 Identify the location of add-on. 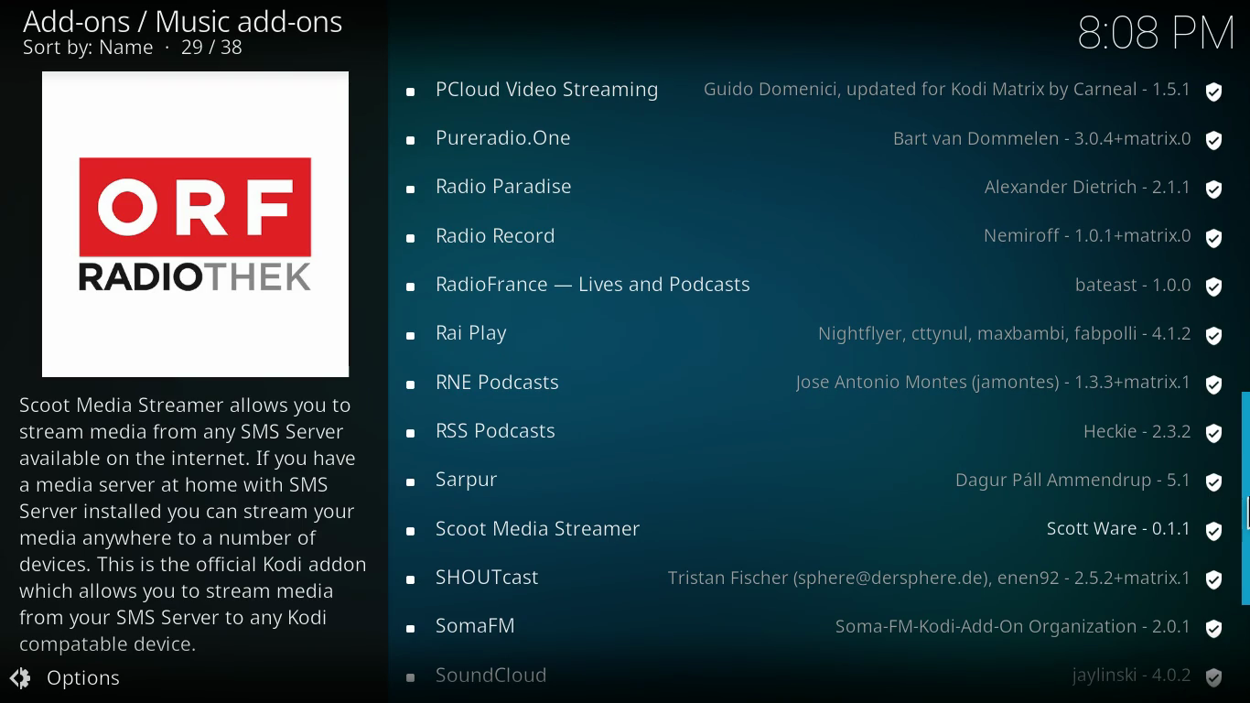
(491, 676).